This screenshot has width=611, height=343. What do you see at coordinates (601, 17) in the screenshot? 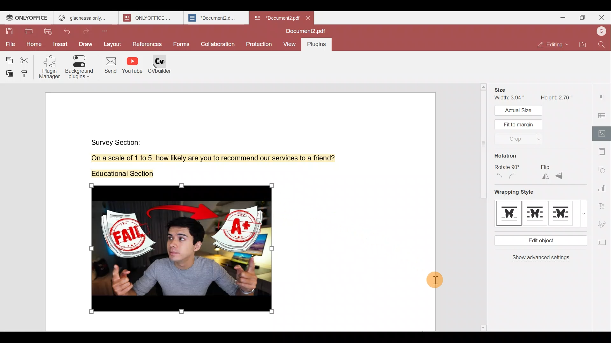
I see `Close` at bounding box center [601, 17].